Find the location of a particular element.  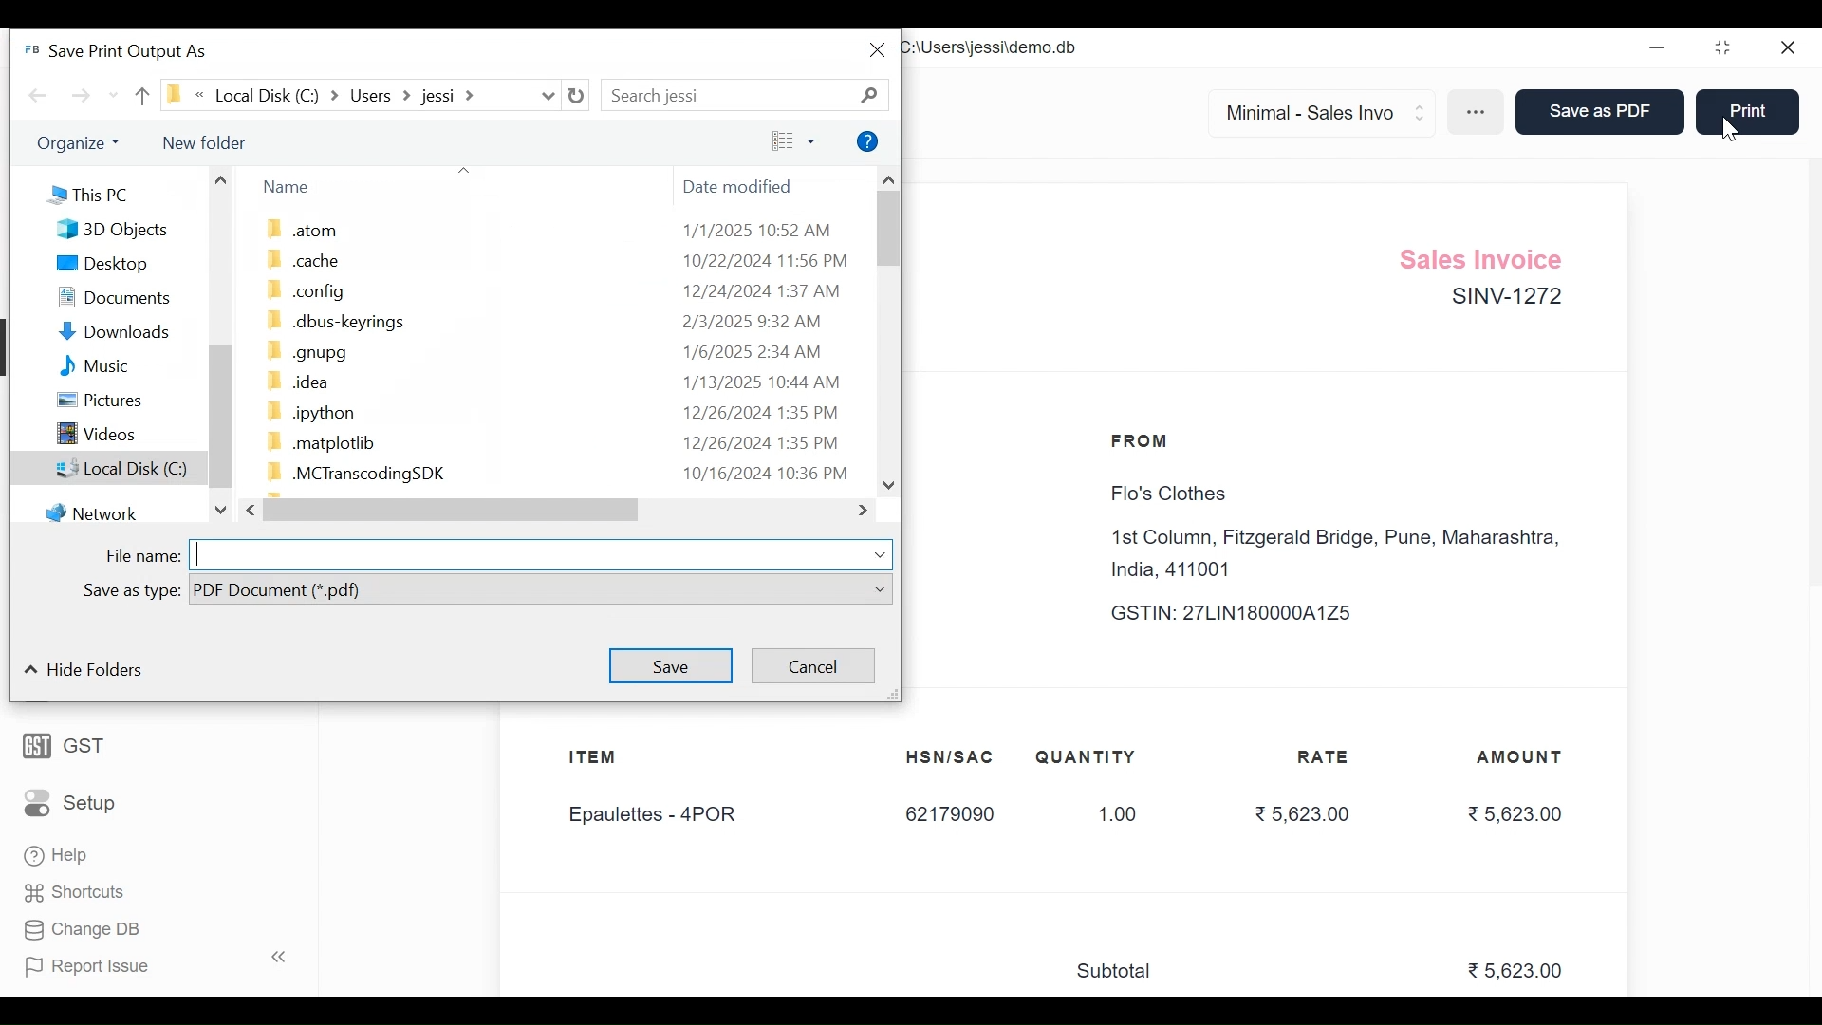

Forward is located at coordinates (84, 98).